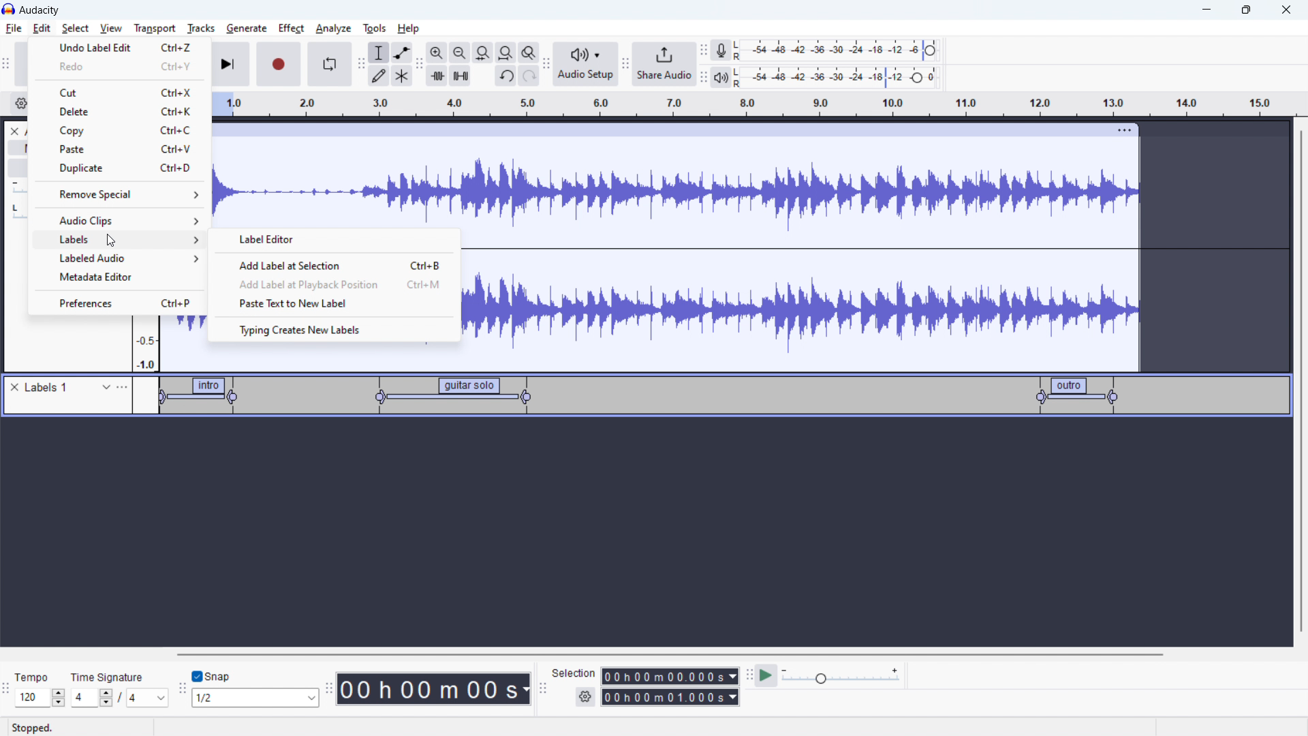  What do you see at coordinates (1126, 129) in the screenshot?
I see `track options` at bounding box center [1126, 129].